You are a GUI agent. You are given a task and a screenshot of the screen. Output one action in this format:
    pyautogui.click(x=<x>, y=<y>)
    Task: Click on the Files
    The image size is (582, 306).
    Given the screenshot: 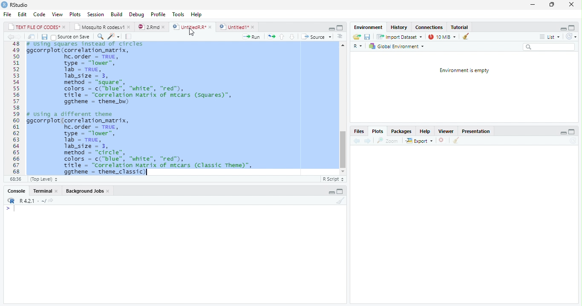 What is the action you would take?
    pyautogui.click(x=359, y=131)
    